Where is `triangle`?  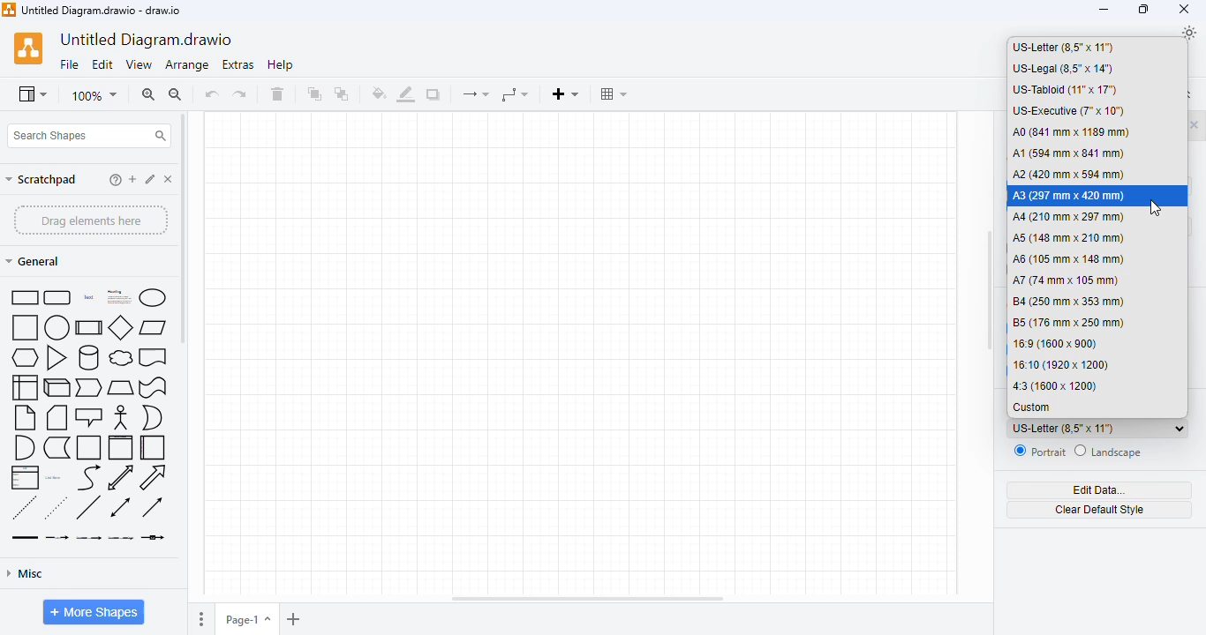
triangle is located at coordinates (57, 357).